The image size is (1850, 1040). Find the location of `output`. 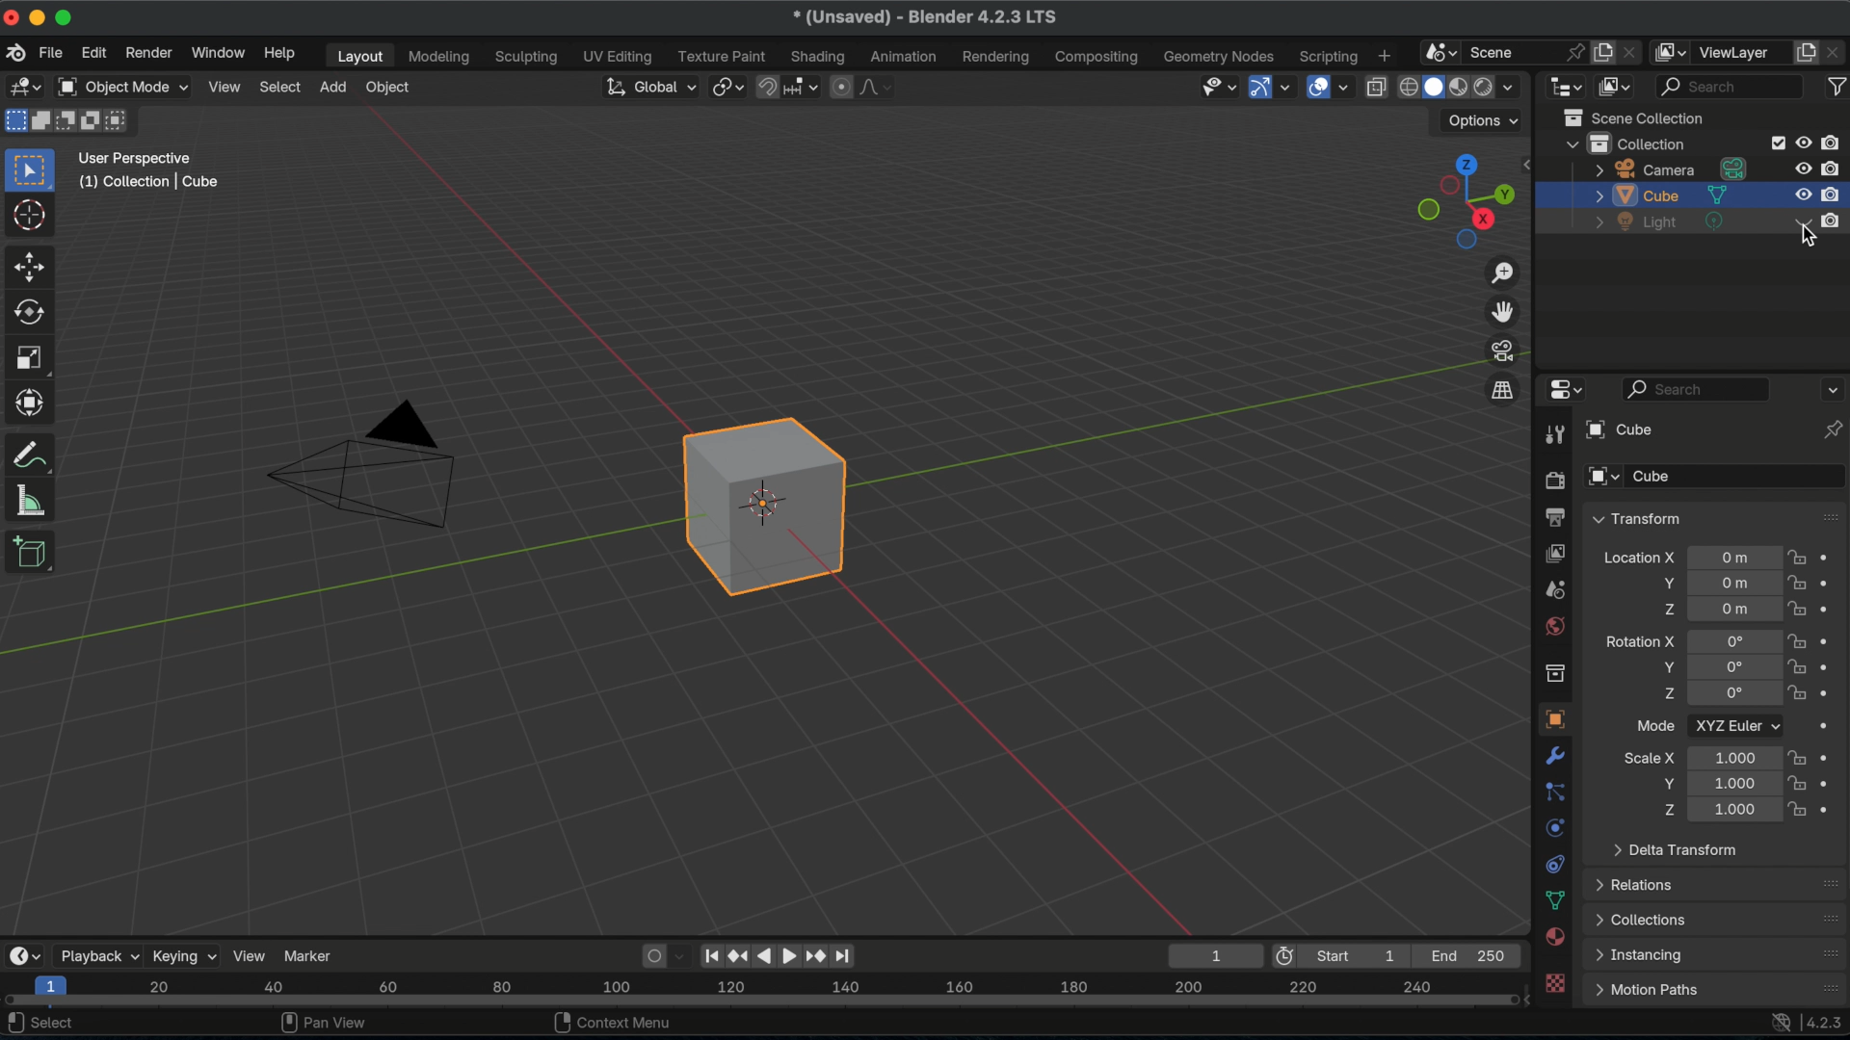

output is located at coordinates (1557, 516).